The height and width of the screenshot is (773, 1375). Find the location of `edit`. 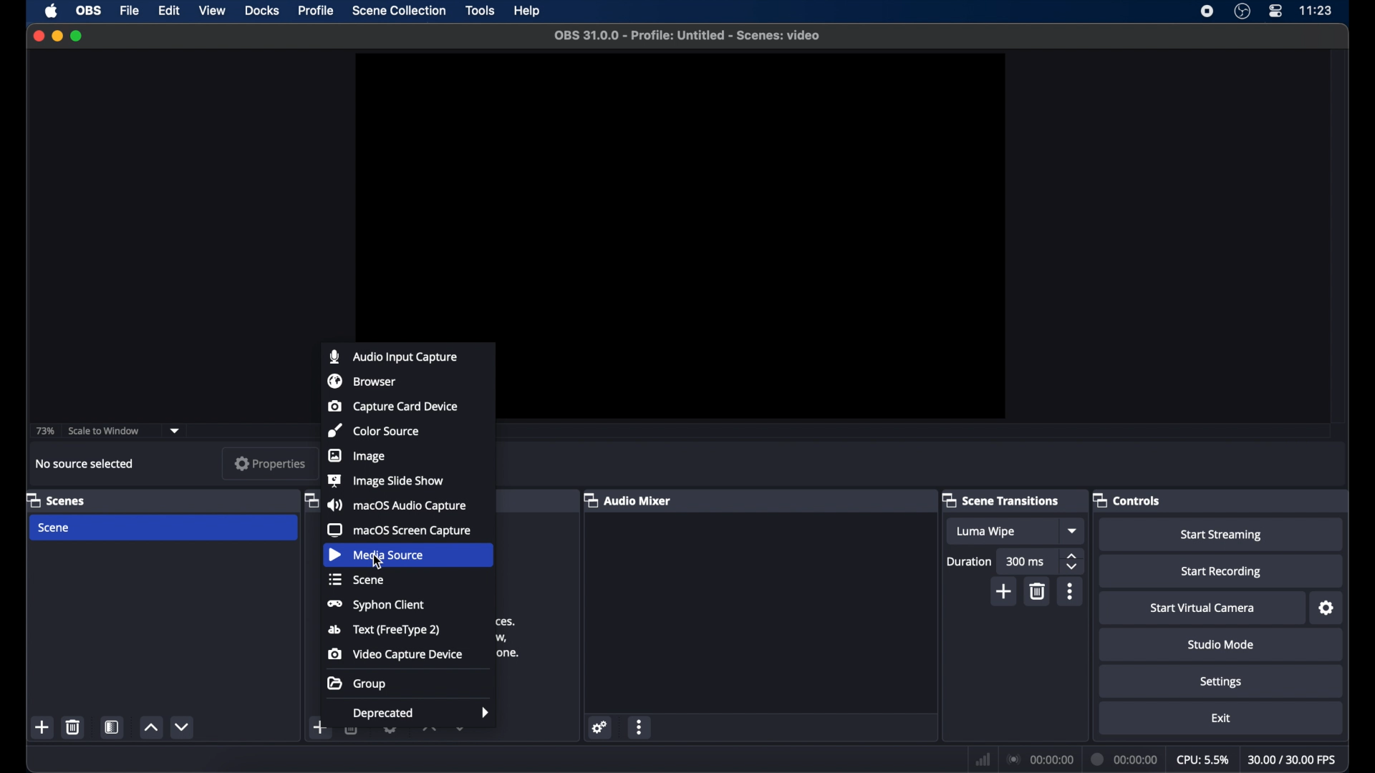

edit is located at coordinates (168, 11).